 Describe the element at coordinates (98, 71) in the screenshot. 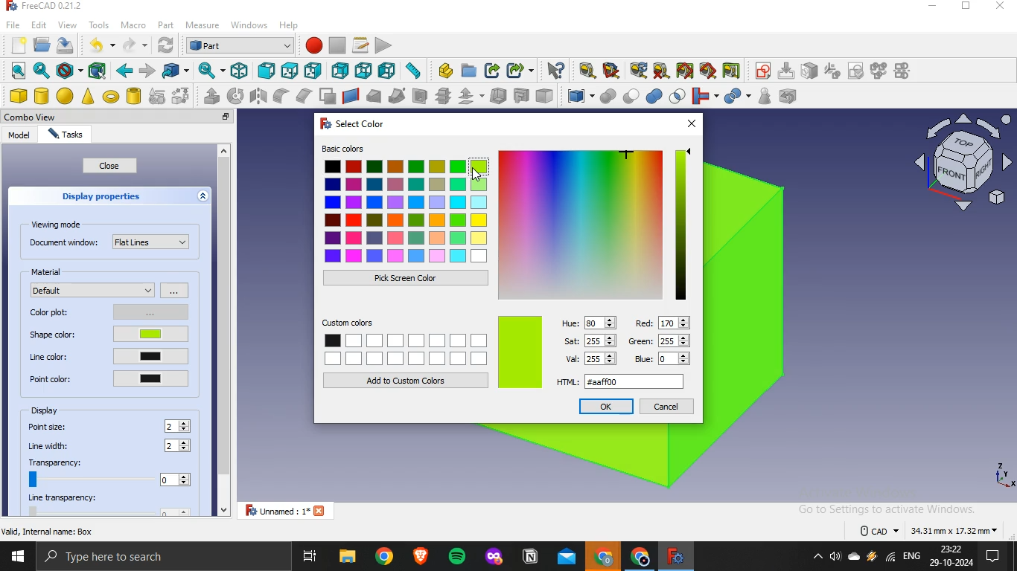

I see `bounding box` at that location.